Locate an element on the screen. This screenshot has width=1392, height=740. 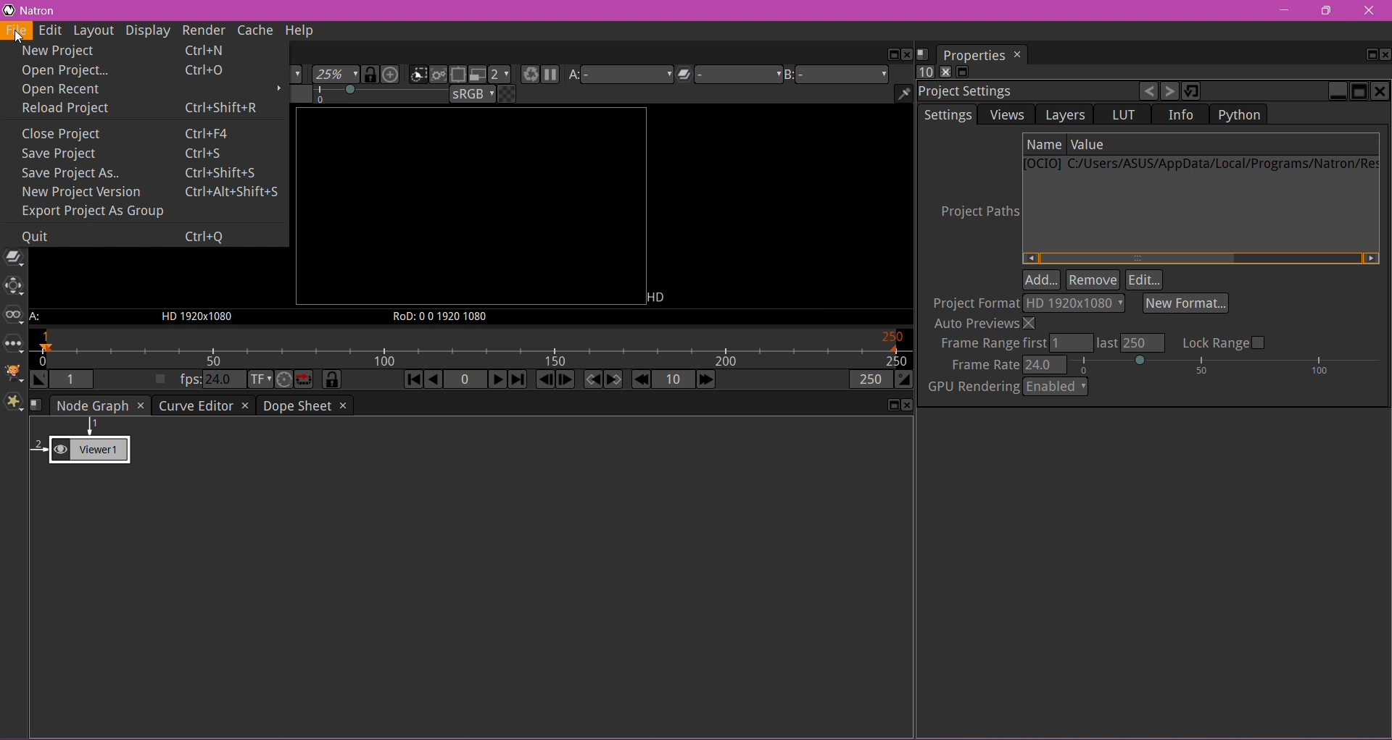
Proxy mode is located at coordinates (478, 75).